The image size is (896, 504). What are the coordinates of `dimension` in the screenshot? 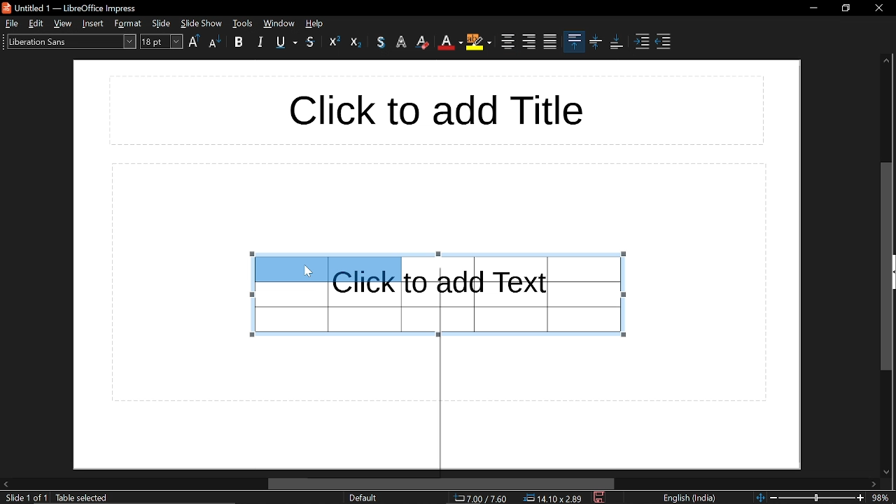 It's located at (553, 498).